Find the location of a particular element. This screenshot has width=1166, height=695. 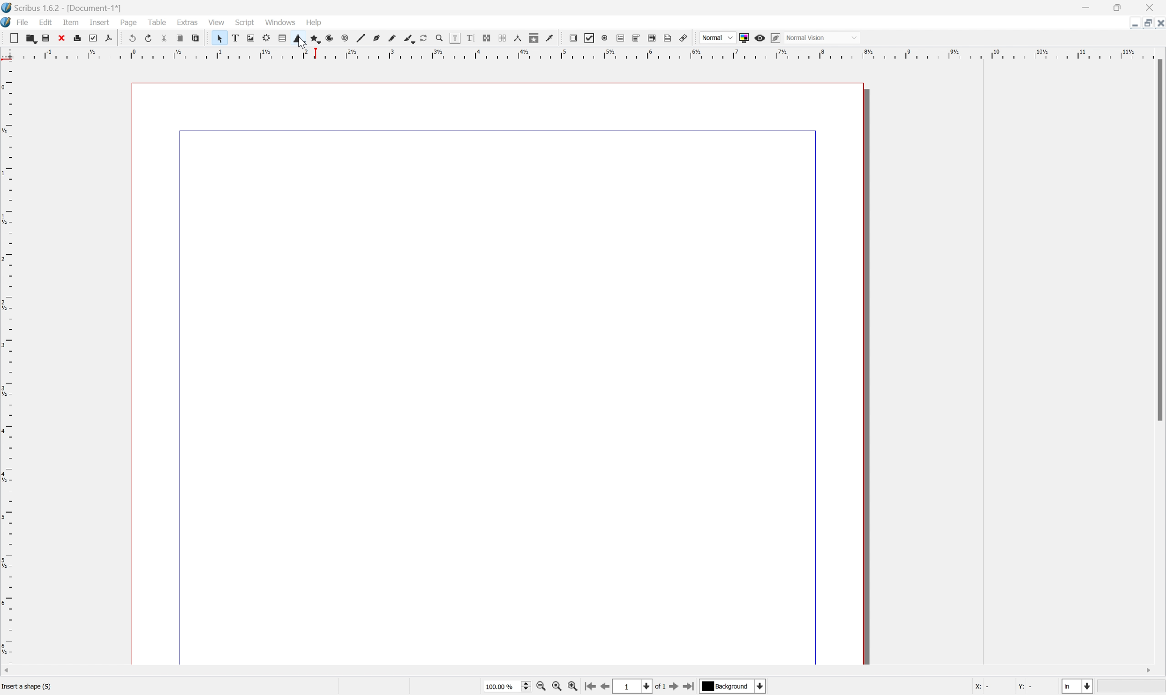

PDF combo box is located at coordinates (636, 38).